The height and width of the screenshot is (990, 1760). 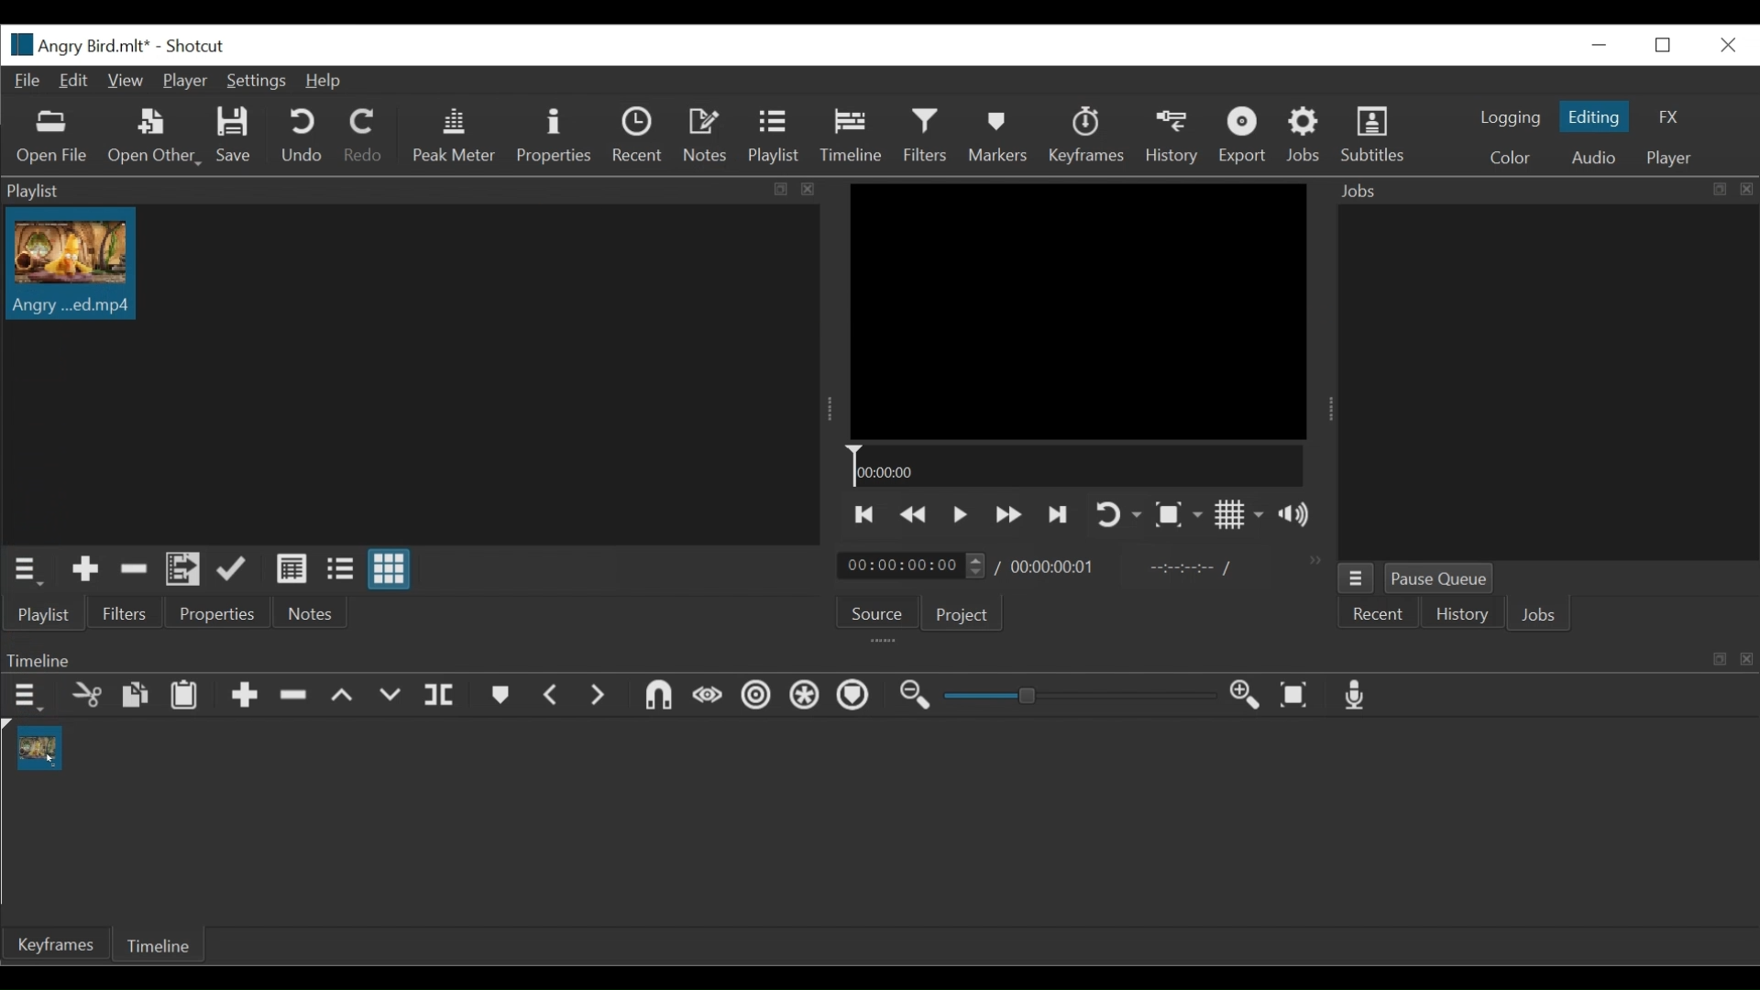 I want to click on History, so click(x=1460, y=614).